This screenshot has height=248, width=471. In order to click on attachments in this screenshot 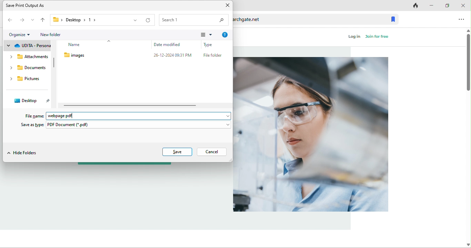, I will do `click(28, 57)`.